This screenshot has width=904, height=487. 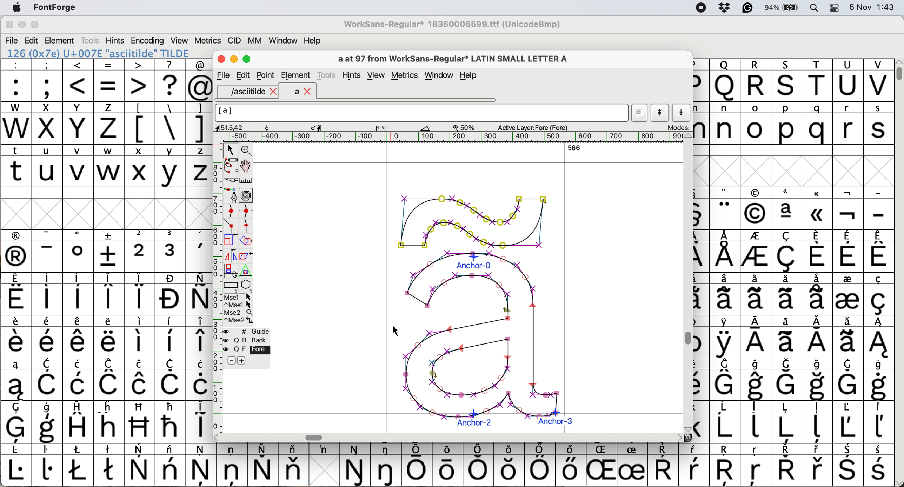 What do you see at coordinates (466, 127) in the screenshot?
I see `zoom scale` at bounding box center [466, 127].